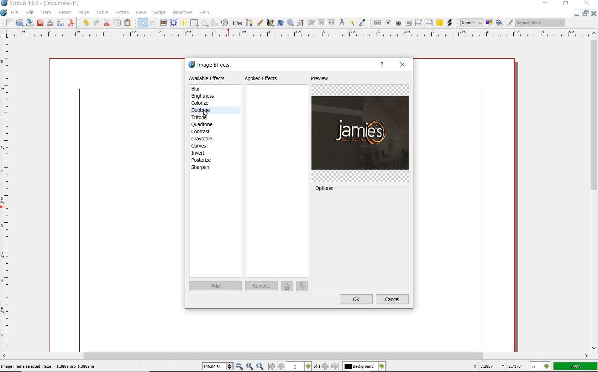  I want to click on eye dropper, so click(362, 23).